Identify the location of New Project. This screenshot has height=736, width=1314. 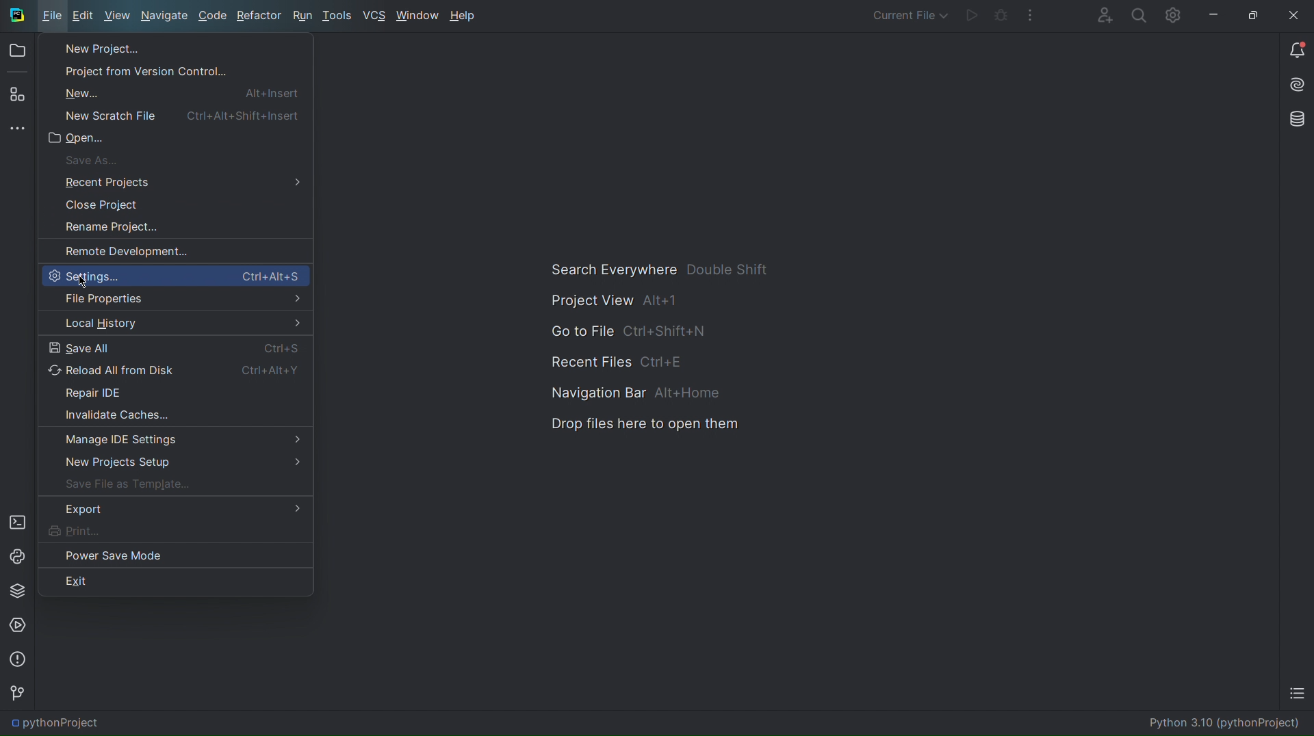
(100, 49).